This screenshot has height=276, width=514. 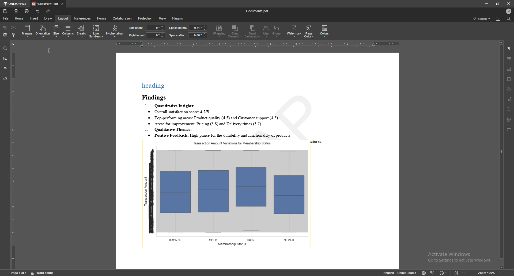 What do you see at coordinates (456, 272) in the screenshot?
I see `fit to screen` at bounding box center [456, 272].